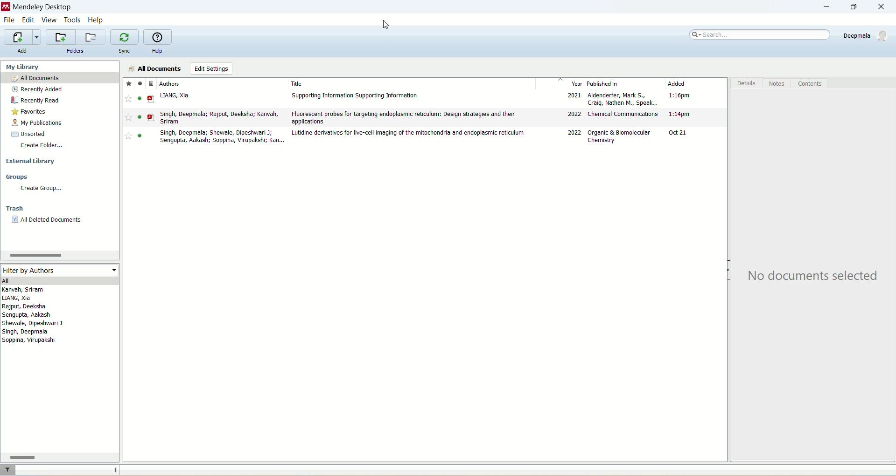 The image size is (896, 476). Describe the element at coordinates (58, 280) in the screenshot. I see `all` at that location.